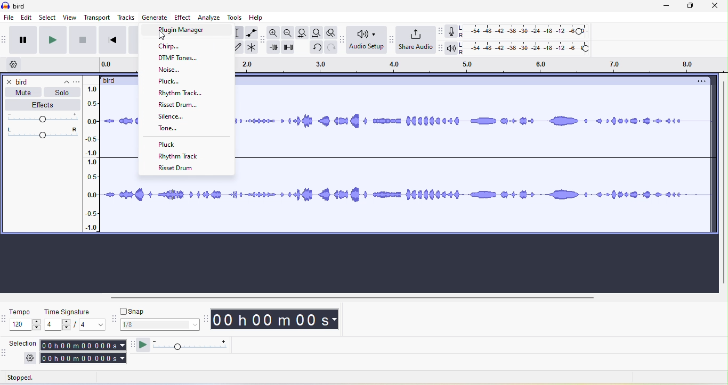 This screenshot has width=728, height=385. I want to click on audacity playback meter toolbar, so click(442, 50).